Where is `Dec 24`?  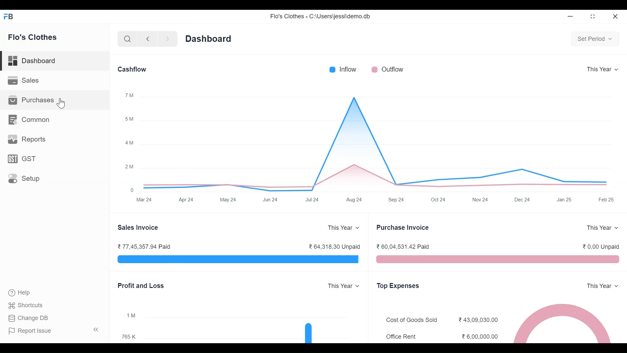 Dec 24 is located at coordinates (523, 199).